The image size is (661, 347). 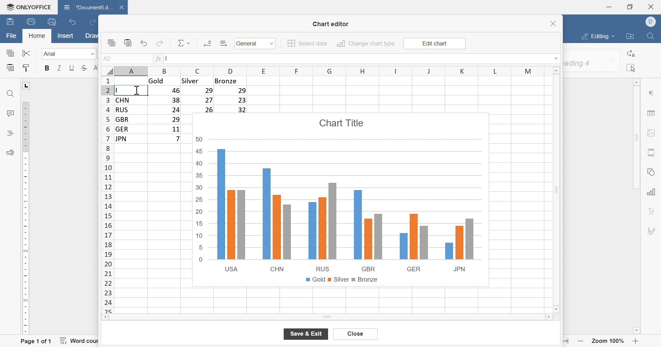 I want to click on save, so click(x=10, y=22).